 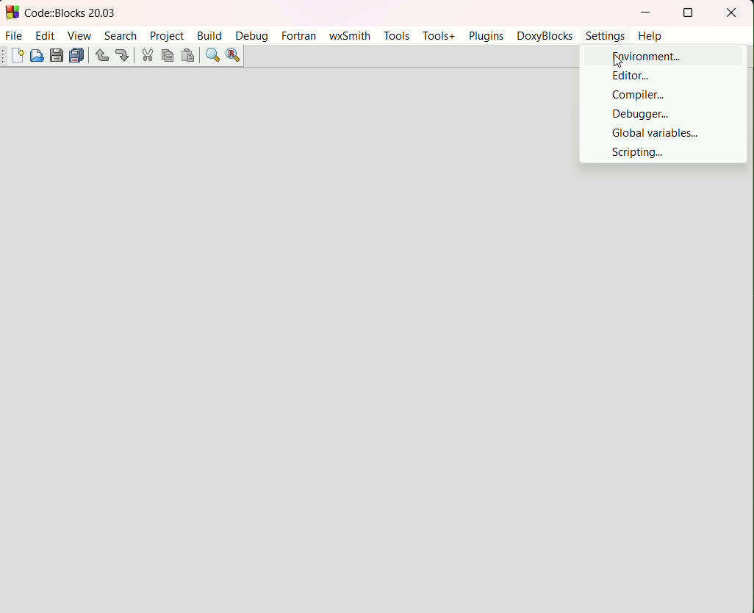 What do you see at coordinates (187, 57) in the screenshot?
I see `paste` at bounding box center [187, 57].